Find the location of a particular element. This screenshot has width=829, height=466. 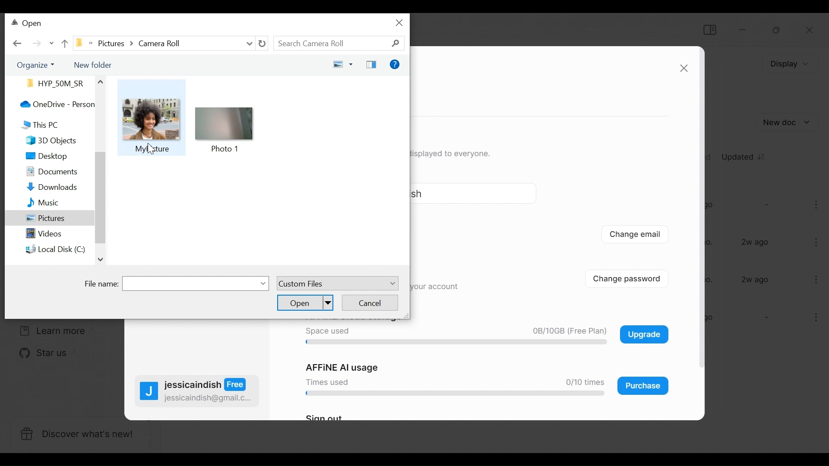

0/10 times is located at coordinates (582, 382).